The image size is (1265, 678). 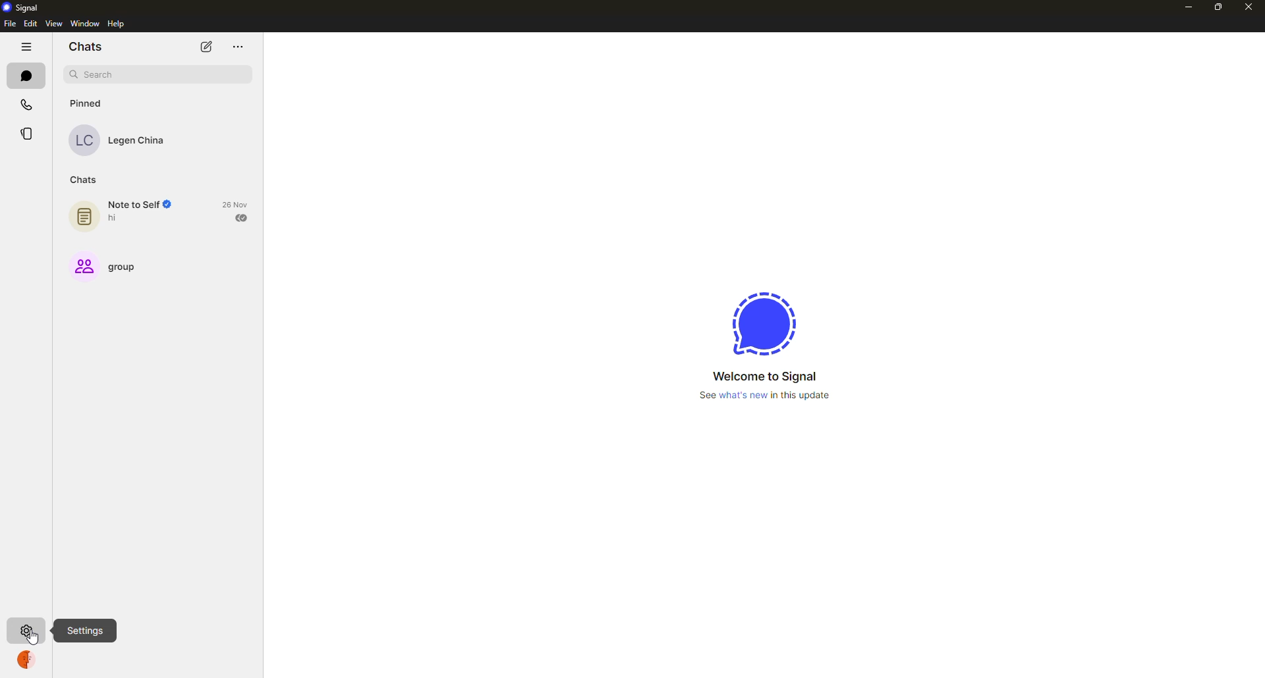 I want to click on chats, so click(x=89, y=47).